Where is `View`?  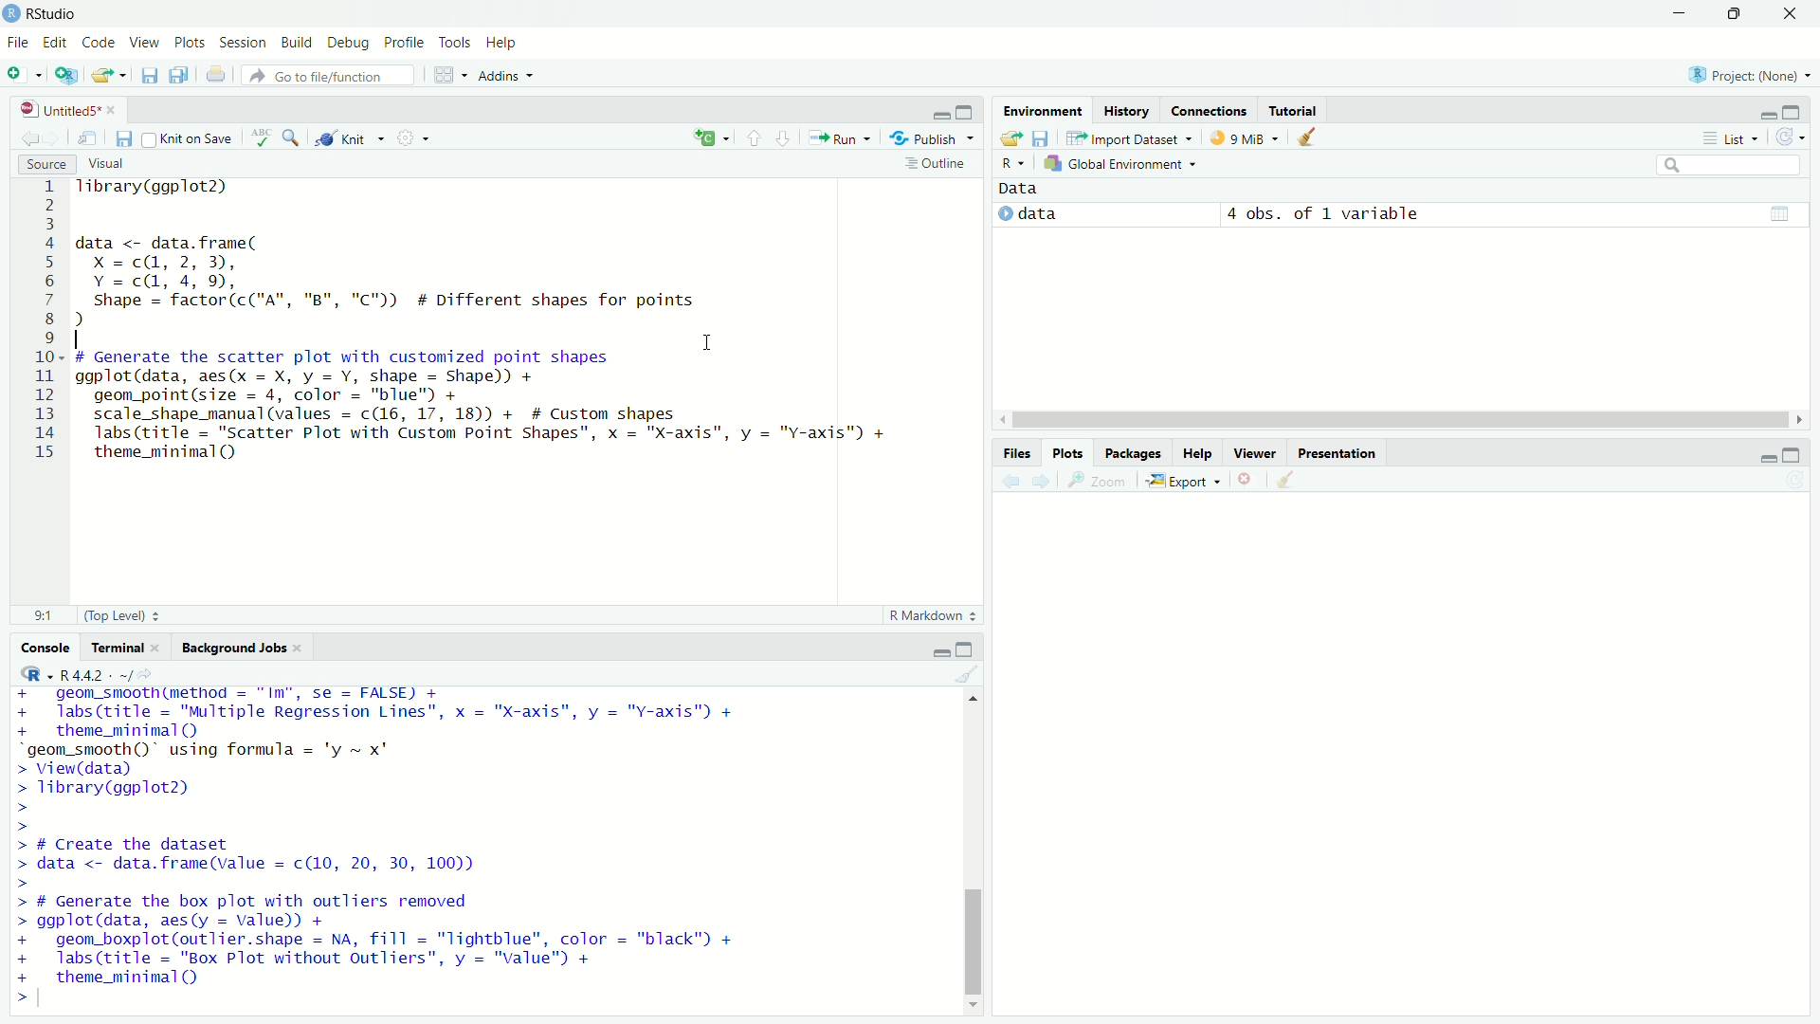 View is located at coordinates (142, 41).